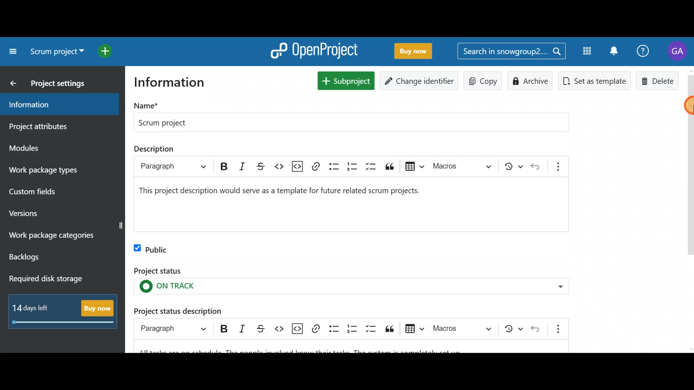 The height and width of the screenshot is (390, 694). Describe the element at coordinates (349, 116) in the screenshot. I see `Project name` at that location.